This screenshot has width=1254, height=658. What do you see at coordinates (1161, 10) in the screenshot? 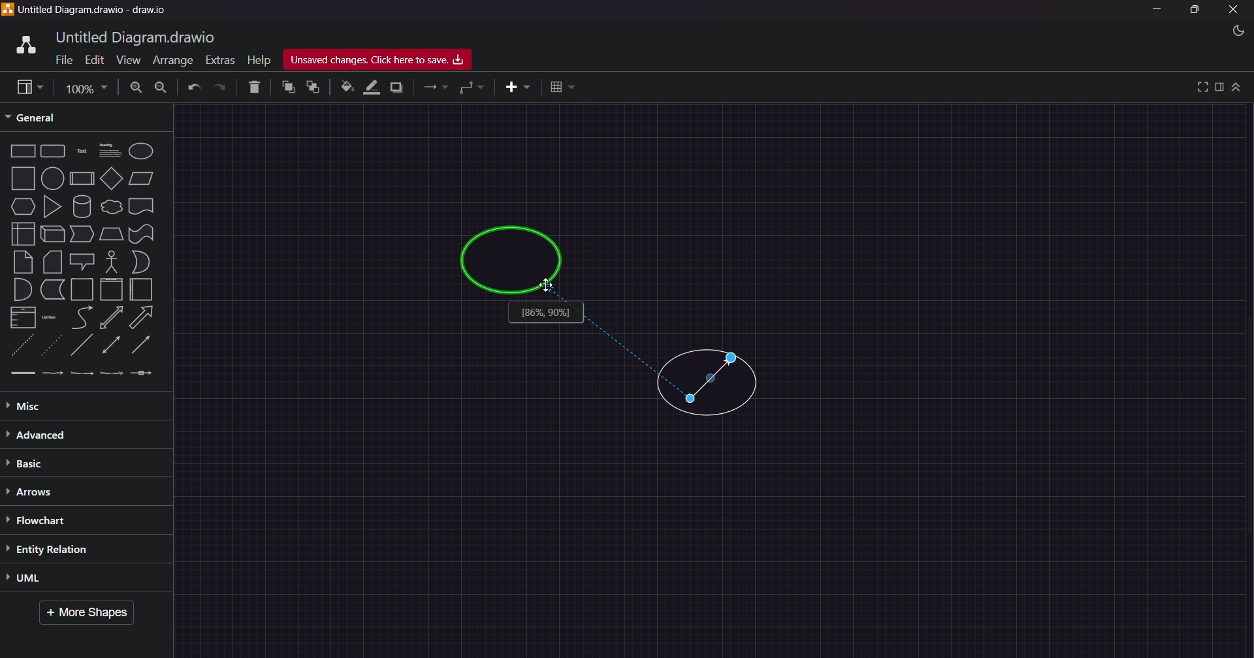
I see `Minimize` at bounding box center [1161, 10].